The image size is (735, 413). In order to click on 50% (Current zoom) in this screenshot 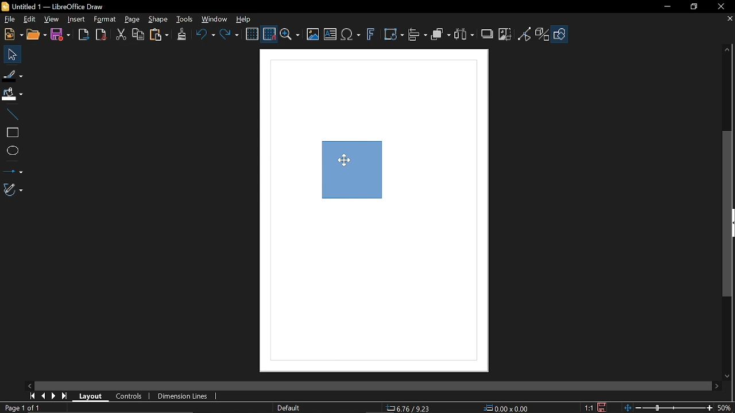, I will do `click(725, 407)`.